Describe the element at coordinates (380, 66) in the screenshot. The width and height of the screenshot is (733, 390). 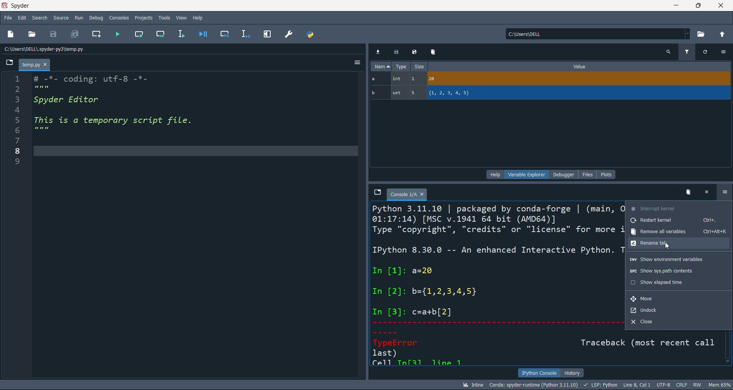
I see `name` at that location.